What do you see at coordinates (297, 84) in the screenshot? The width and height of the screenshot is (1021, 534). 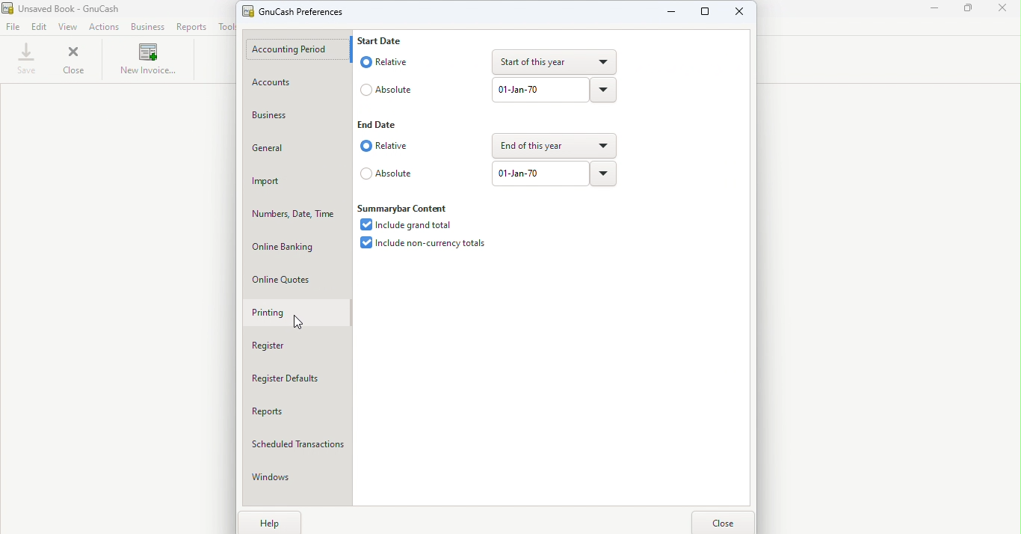 I see `Accounts` at bounding box center [297, 84].